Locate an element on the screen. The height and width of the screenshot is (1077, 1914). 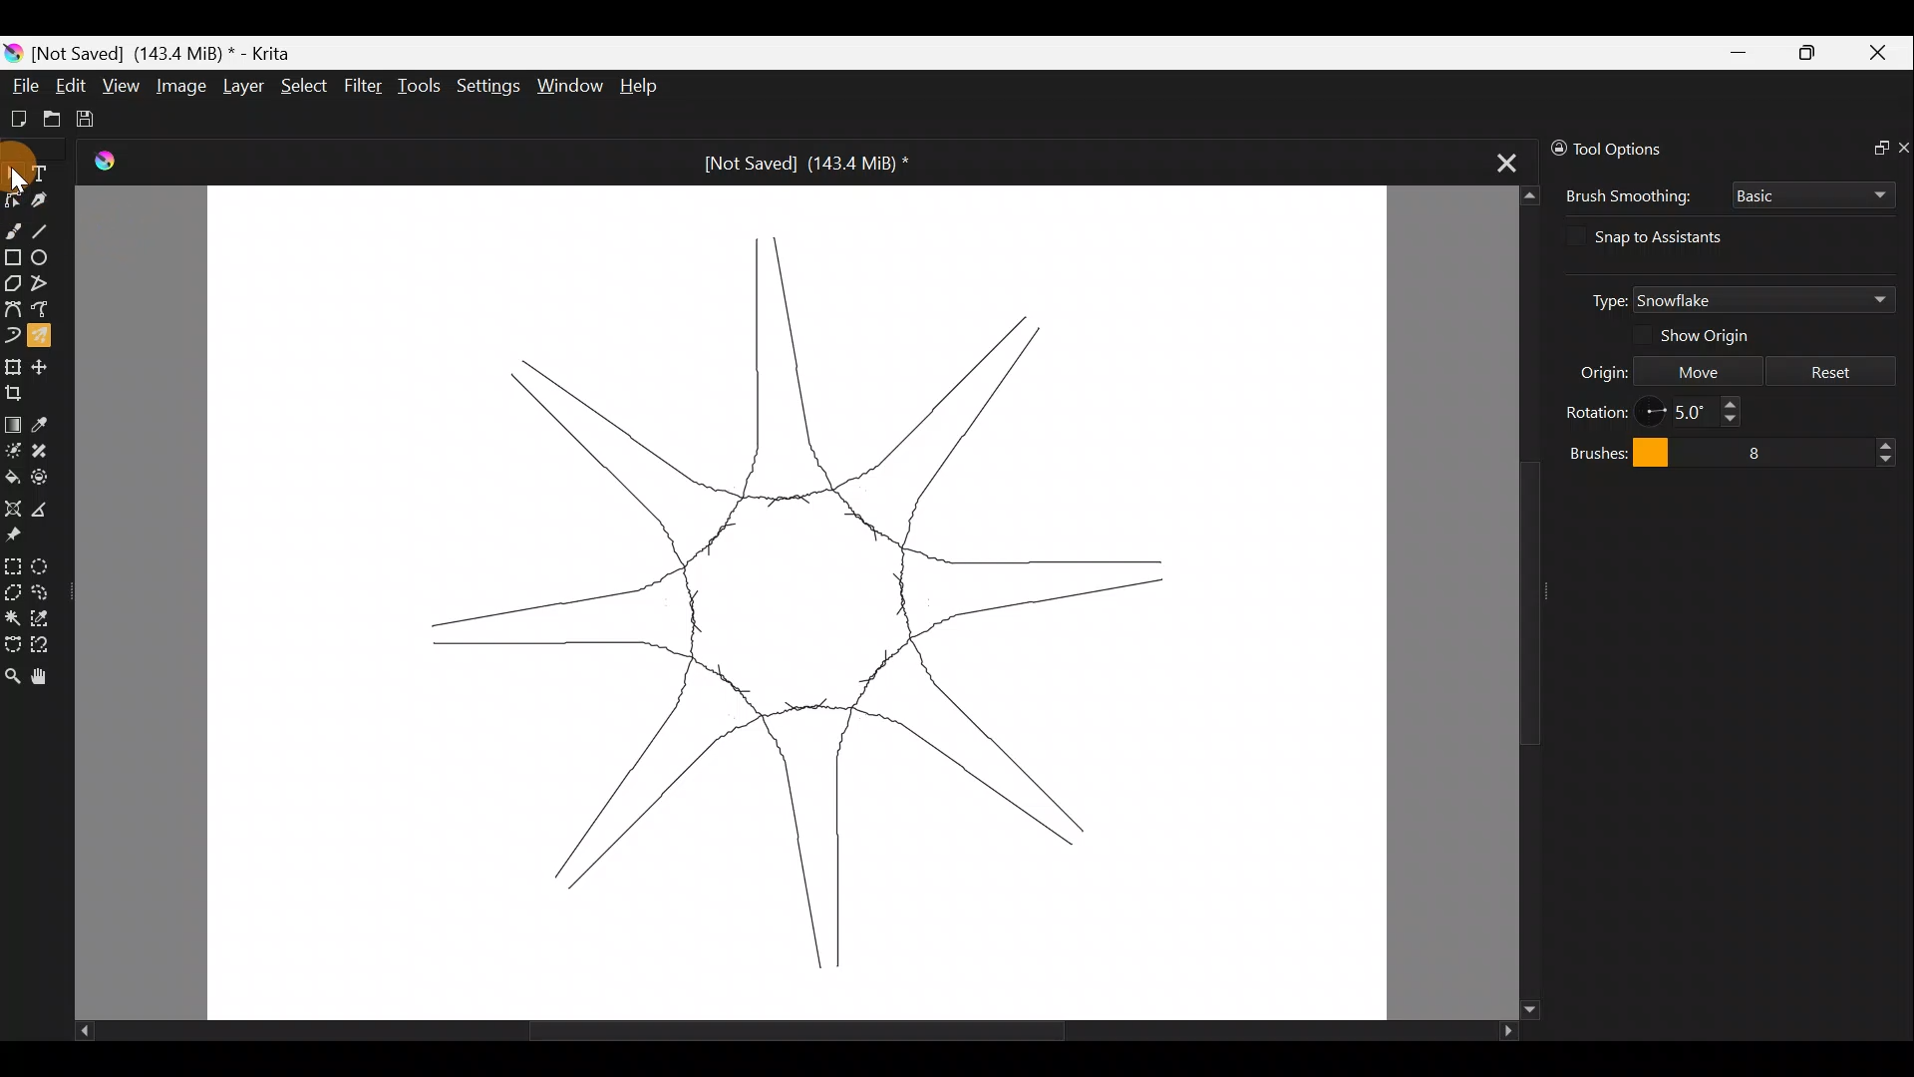
Float docker is located at coordinates (1872, 145).